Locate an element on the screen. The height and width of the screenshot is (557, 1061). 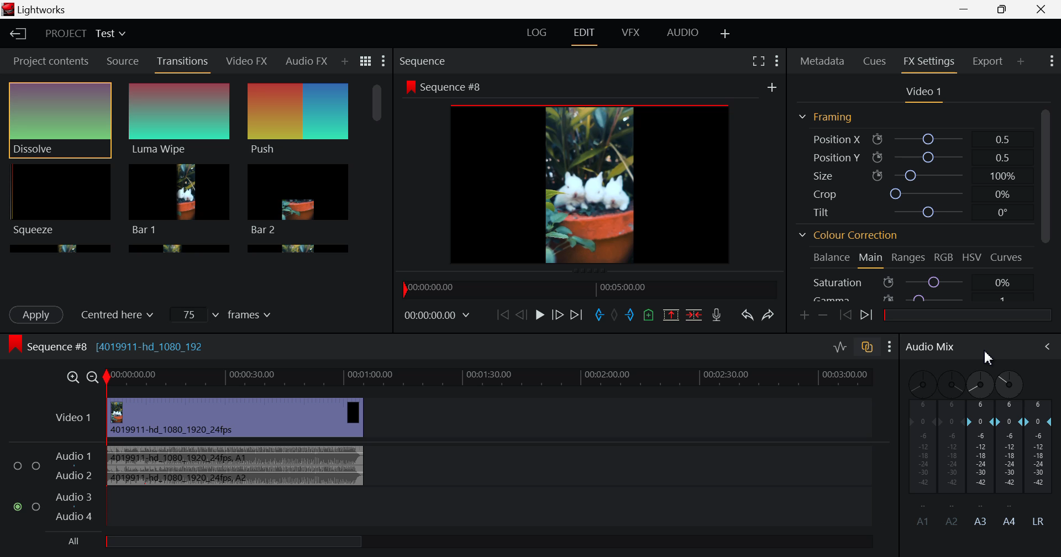
Remove all marks is located at coordinates (614, 315).